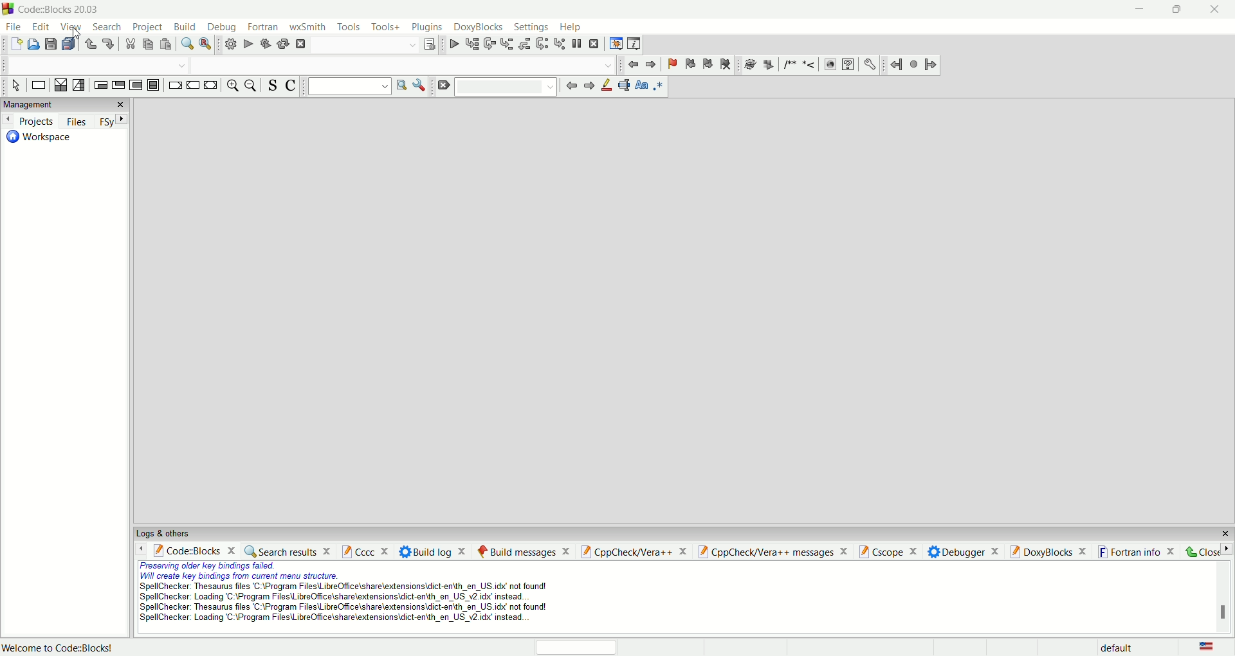  I want to click on Run doxywizard, so click(749, 63).